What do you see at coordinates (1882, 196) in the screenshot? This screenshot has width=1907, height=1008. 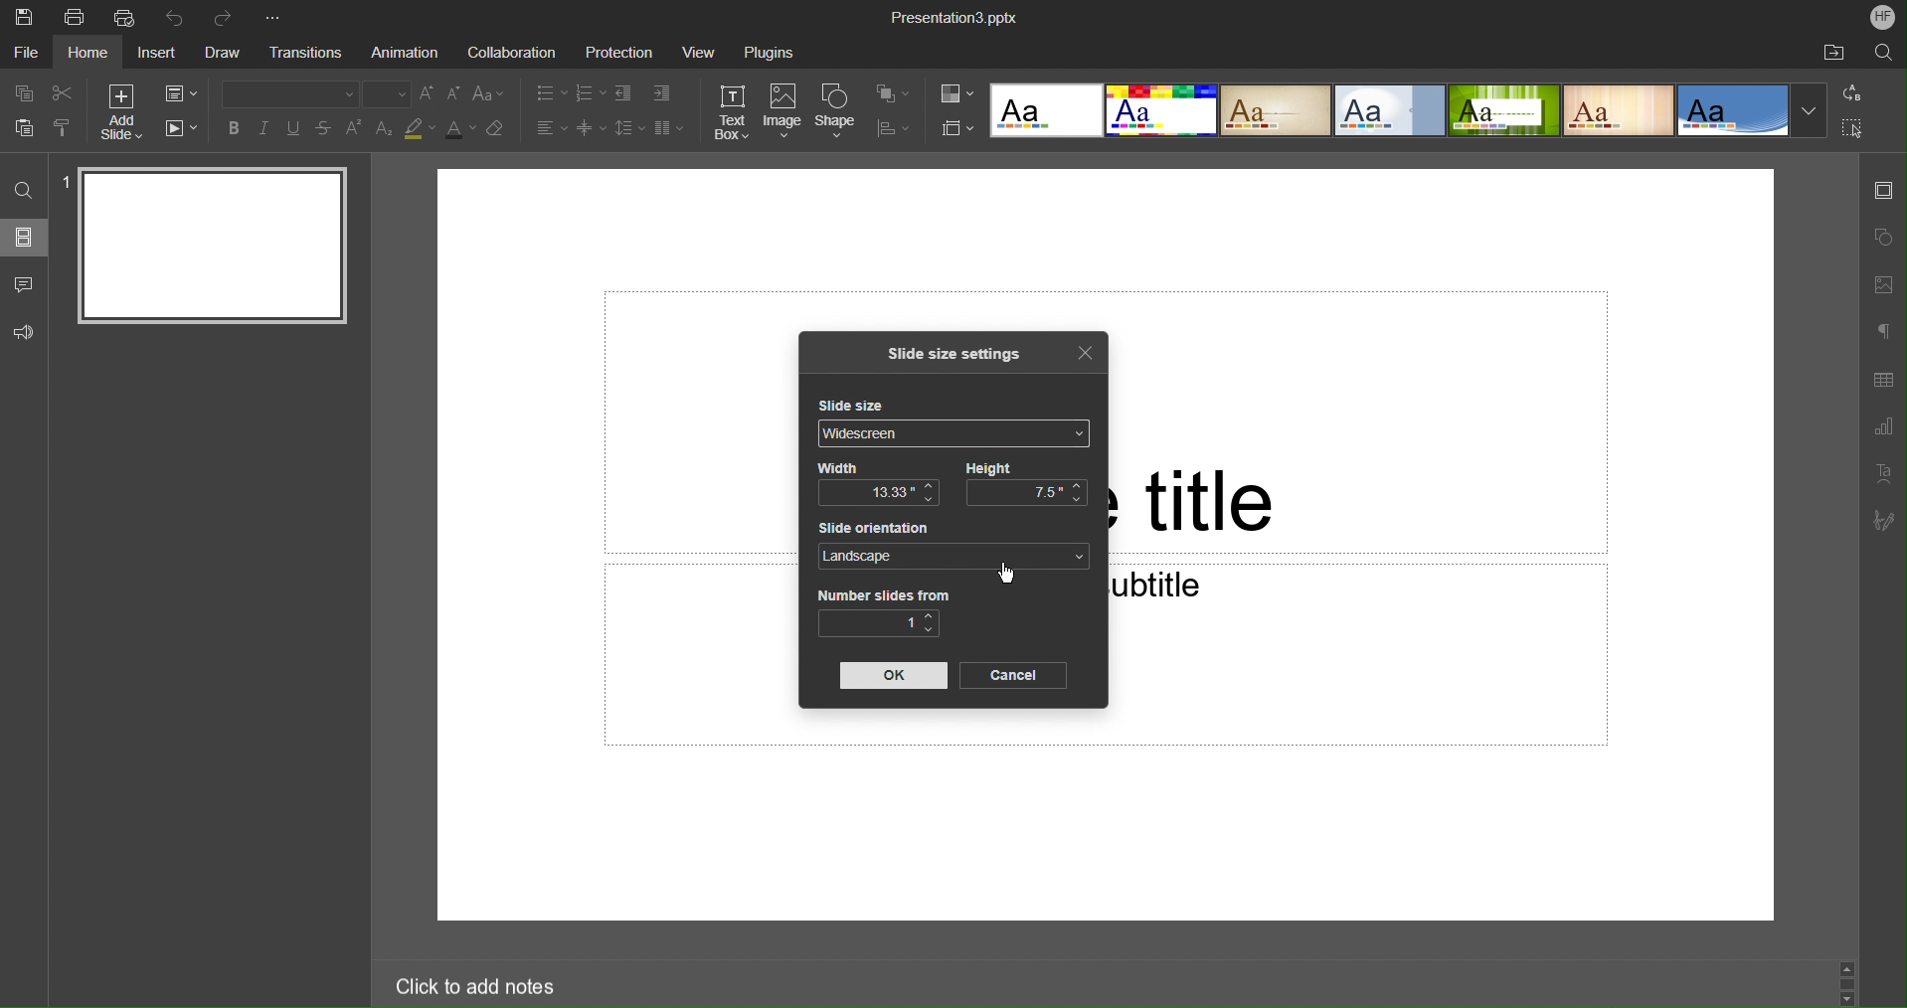 I see `Slide Settings` at bounding box center [1882, 196].